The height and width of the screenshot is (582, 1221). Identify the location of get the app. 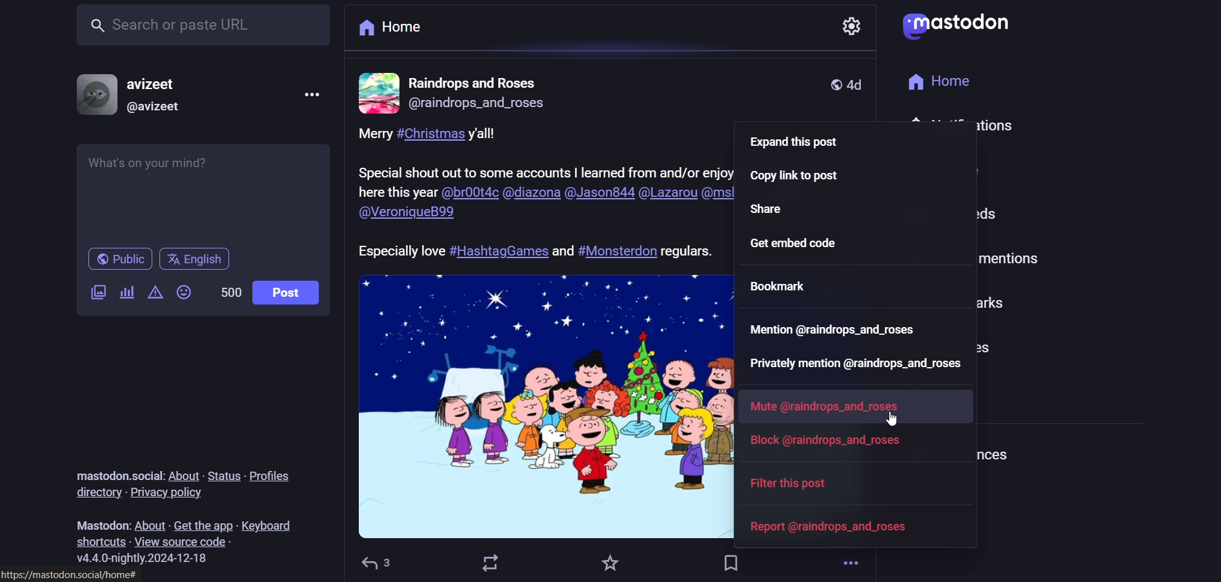
(201, 521).